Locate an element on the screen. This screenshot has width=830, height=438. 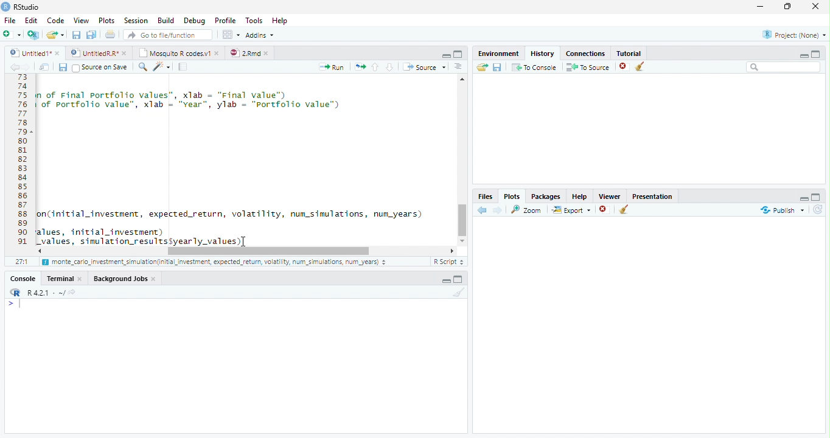
Refresh List is located at coordinates (818, 210).